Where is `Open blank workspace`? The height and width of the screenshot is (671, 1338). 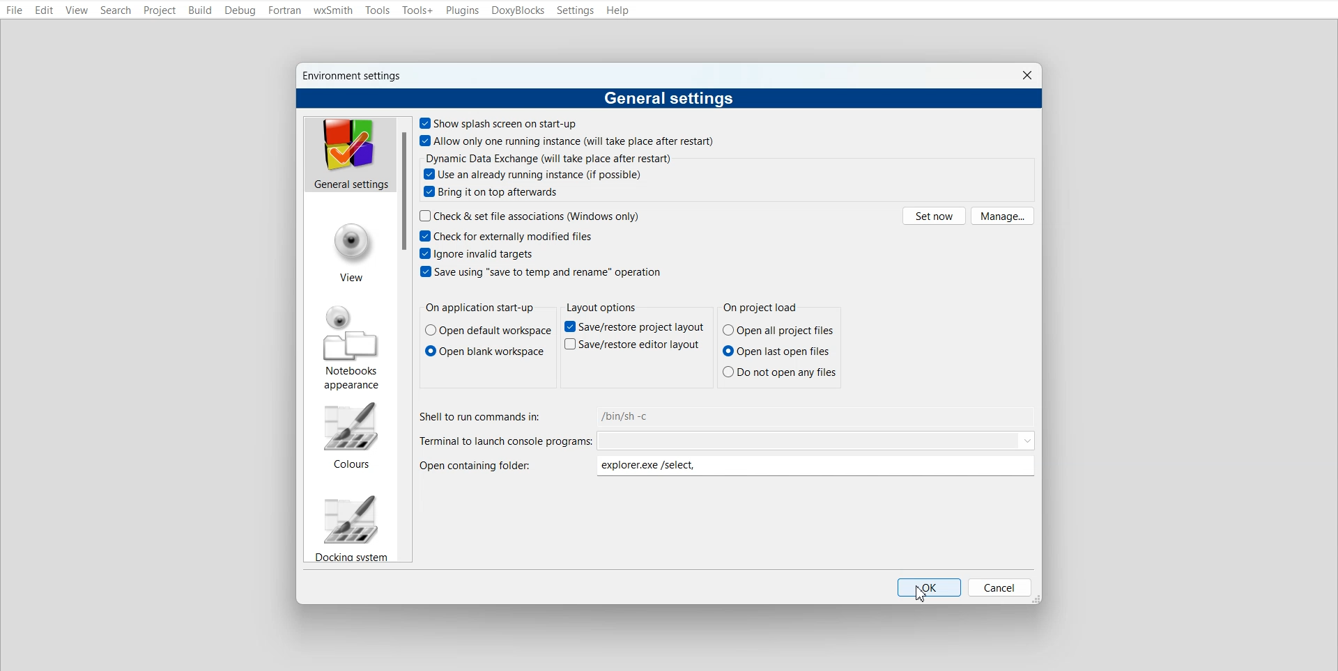
Open blank workspace is located at coordinates (485, 351).